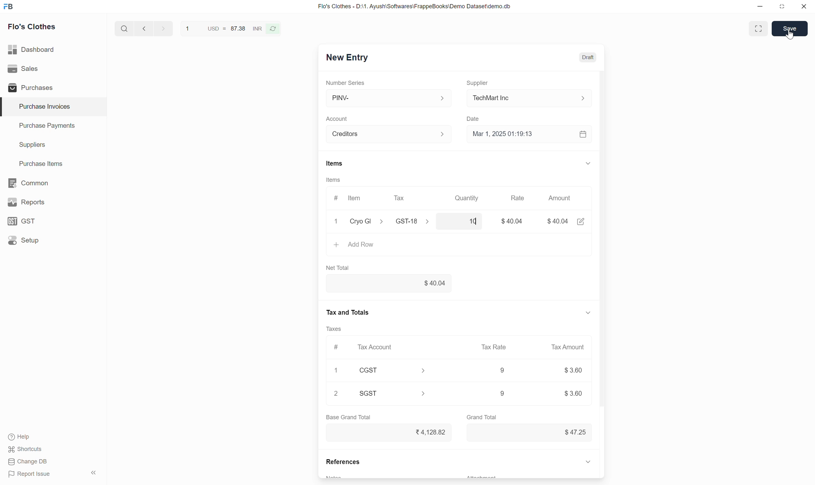 This screenshot has height=485, width=815. What do you see at coordinates (571, 393) in the screenshot?
I see `9 $3.60` at bounding box center [571, 393].